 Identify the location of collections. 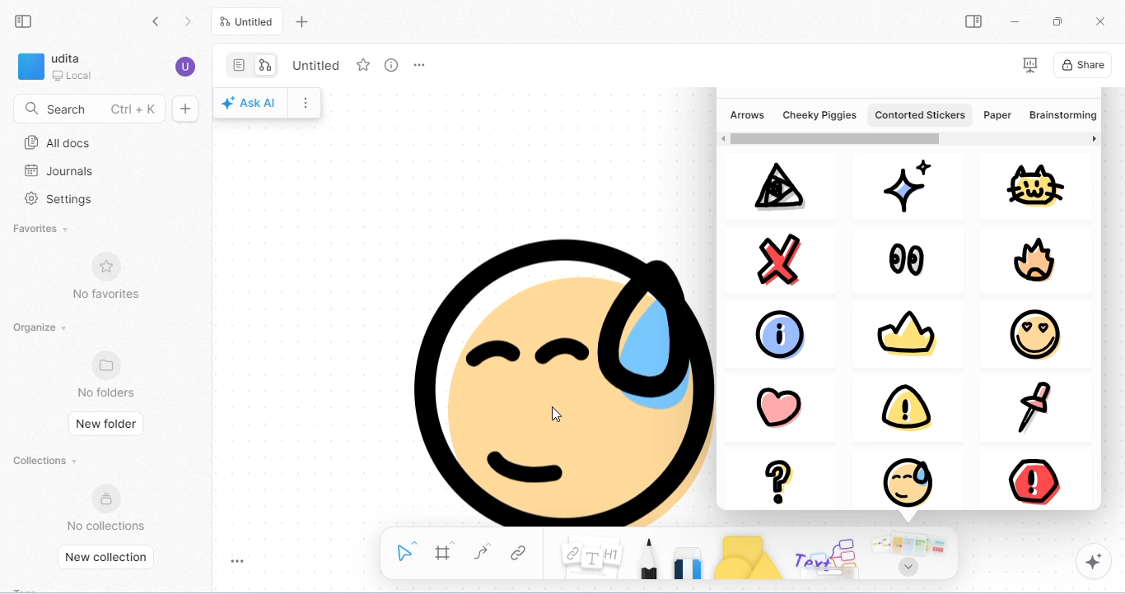
(47, 460).